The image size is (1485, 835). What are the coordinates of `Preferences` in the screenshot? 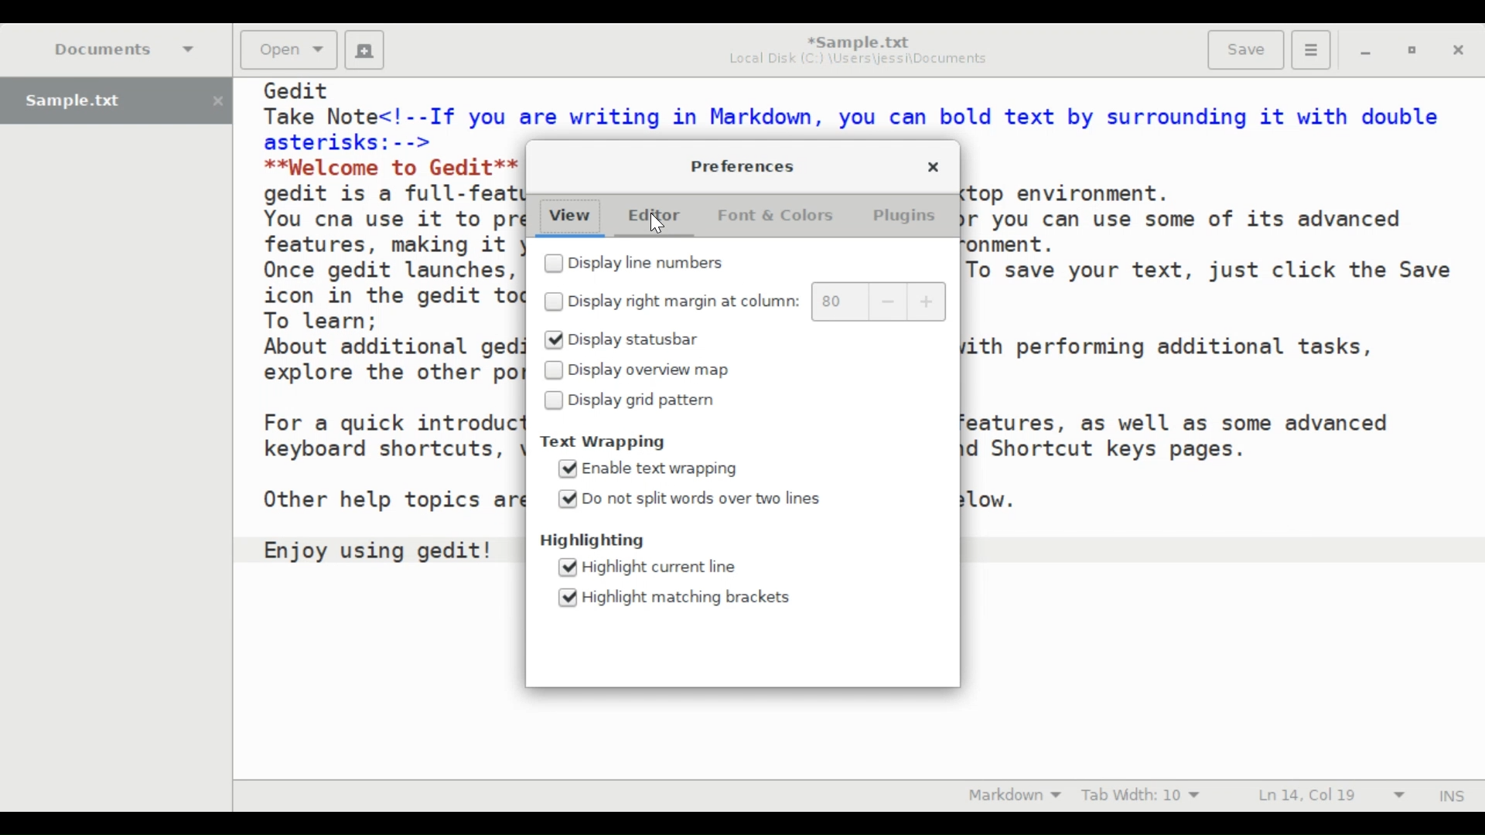 It's located at (745, 165).